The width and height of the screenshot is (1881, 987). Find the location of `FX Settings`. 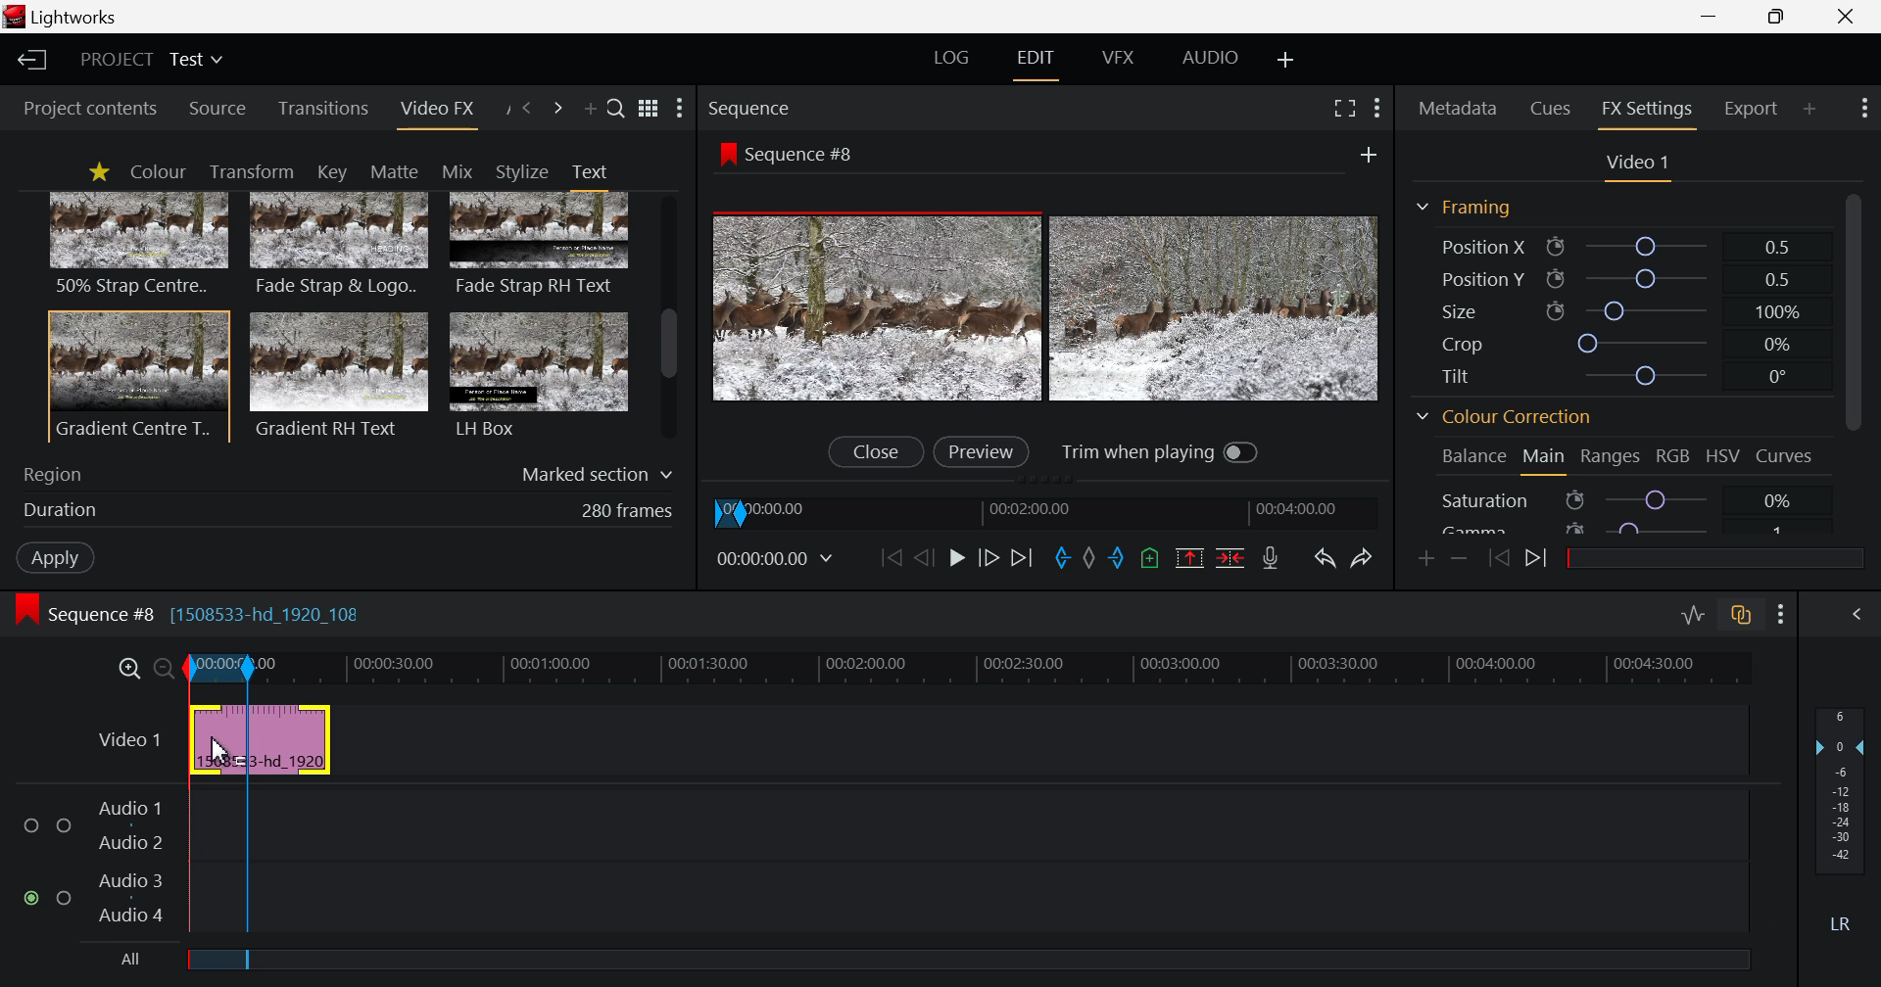

FX Settings is located at coordinates (1646, 109).